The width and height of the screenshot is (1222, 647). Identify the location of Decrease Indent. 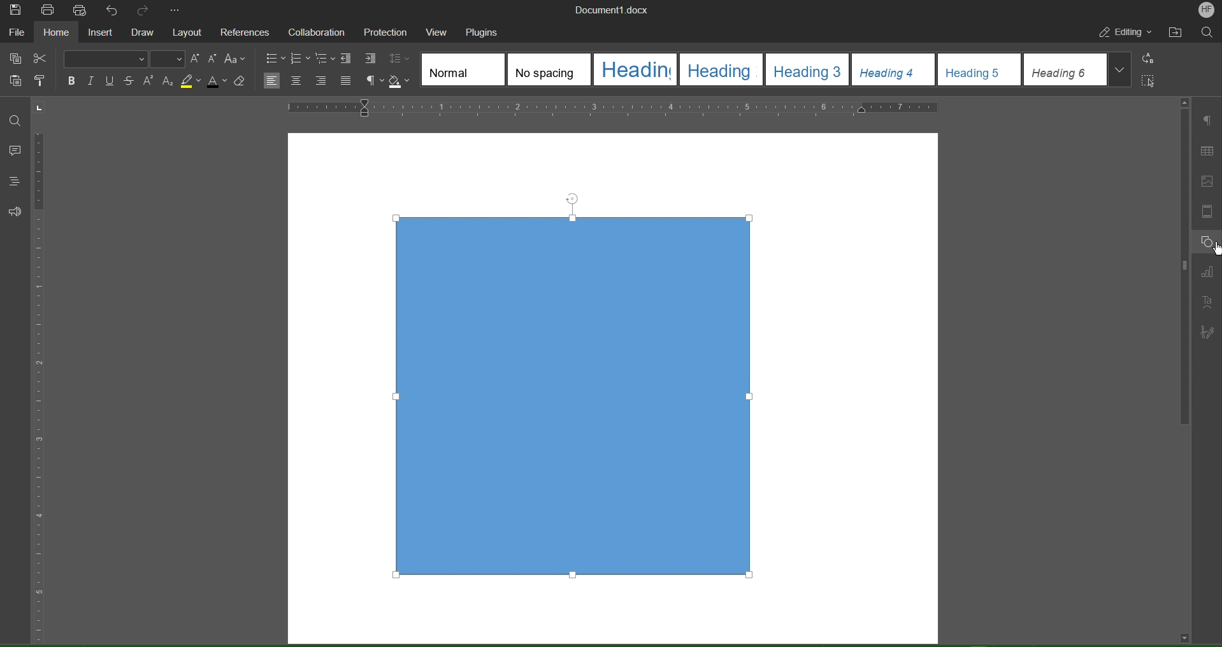
(349, 59).